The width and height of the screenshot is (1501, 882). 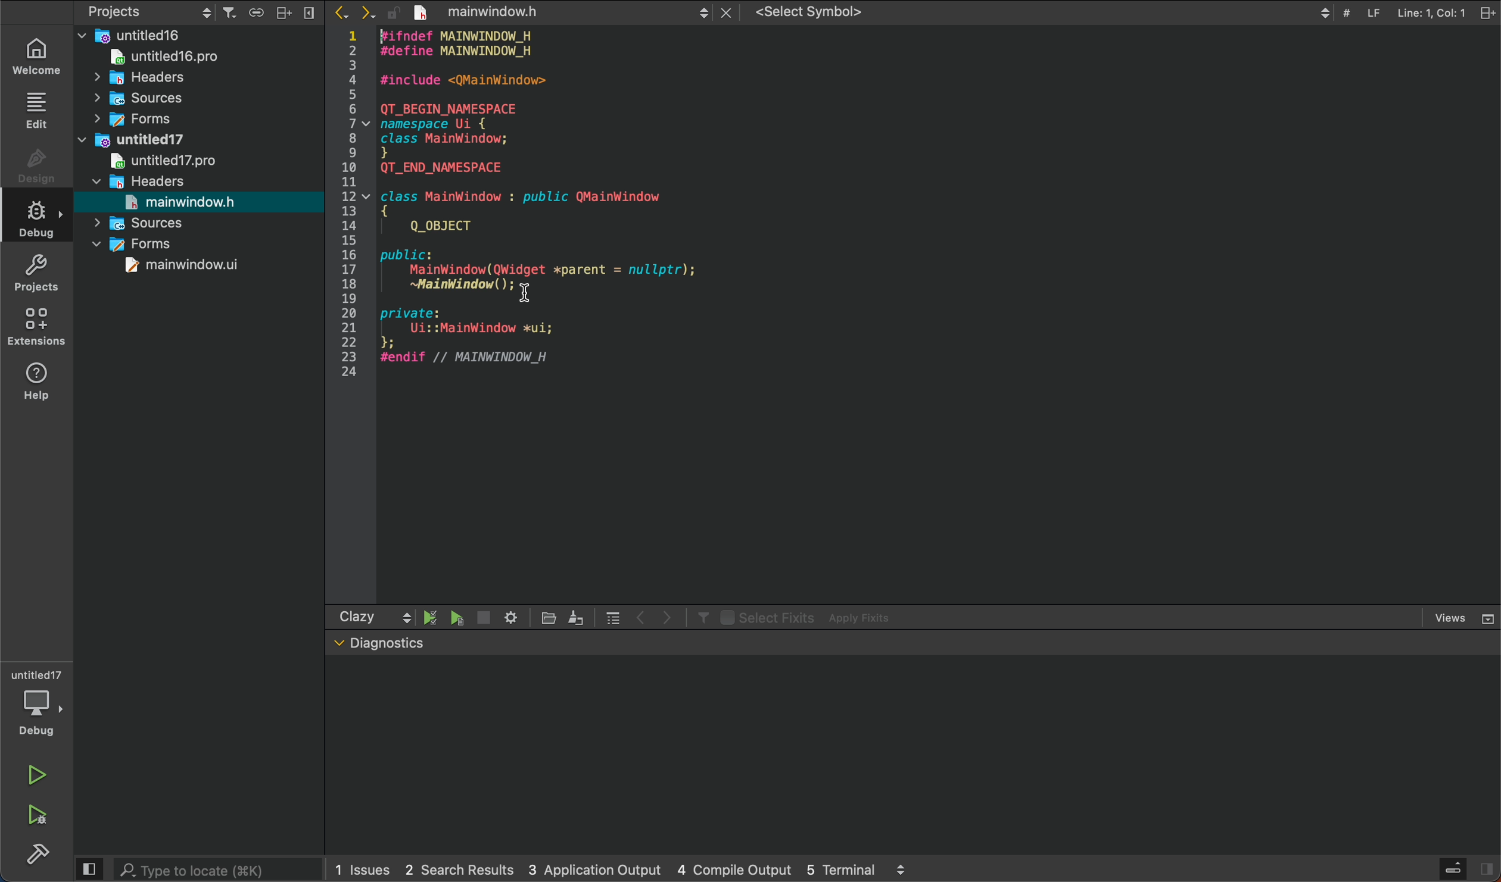 I want to click on | untitled16, so click(x=136, y=35).